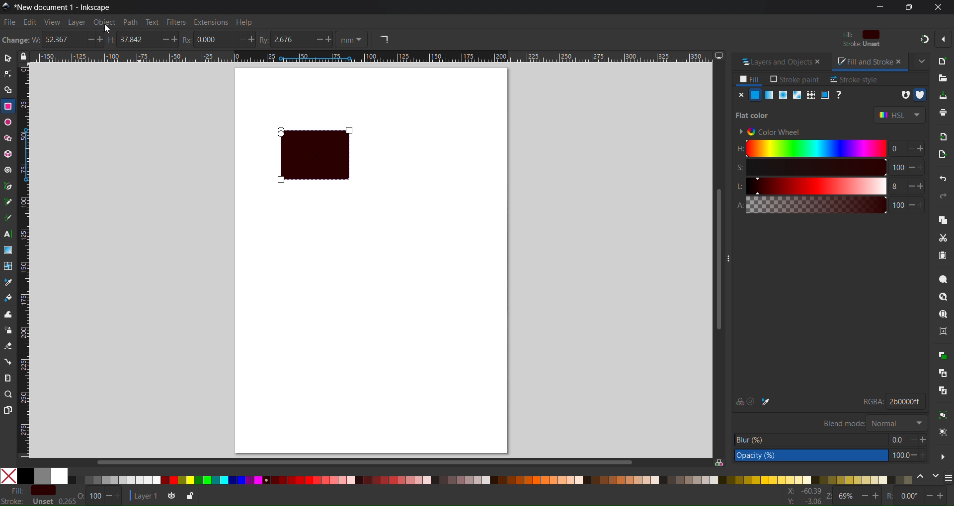 The height and width of the screenshot is (506, 954). Describe the element at coordinates (318, 40) in the screenshot. I see `Minimize the radius` at that location.